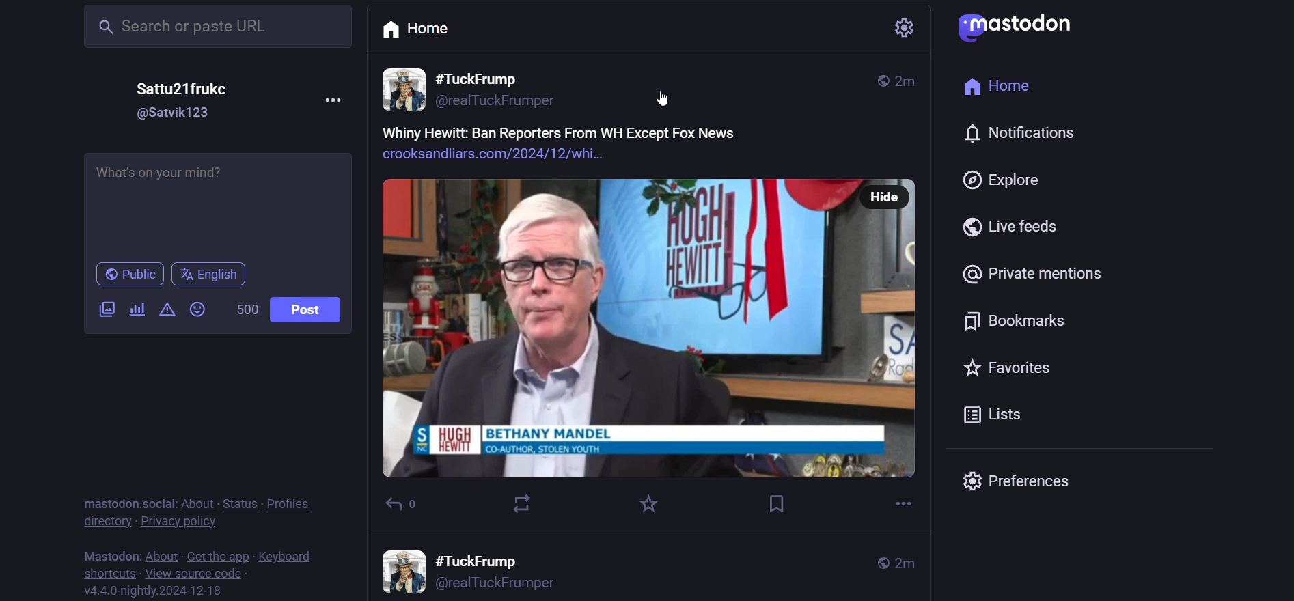 The height and width of the screenshot is (601, 1294). I want to click on name, so click(479, 77).